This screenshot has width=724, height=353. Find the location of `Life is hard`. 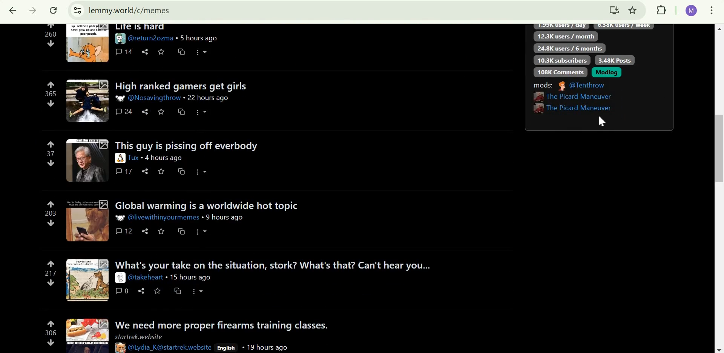

Life is hard is located at coordinates (140, 28).